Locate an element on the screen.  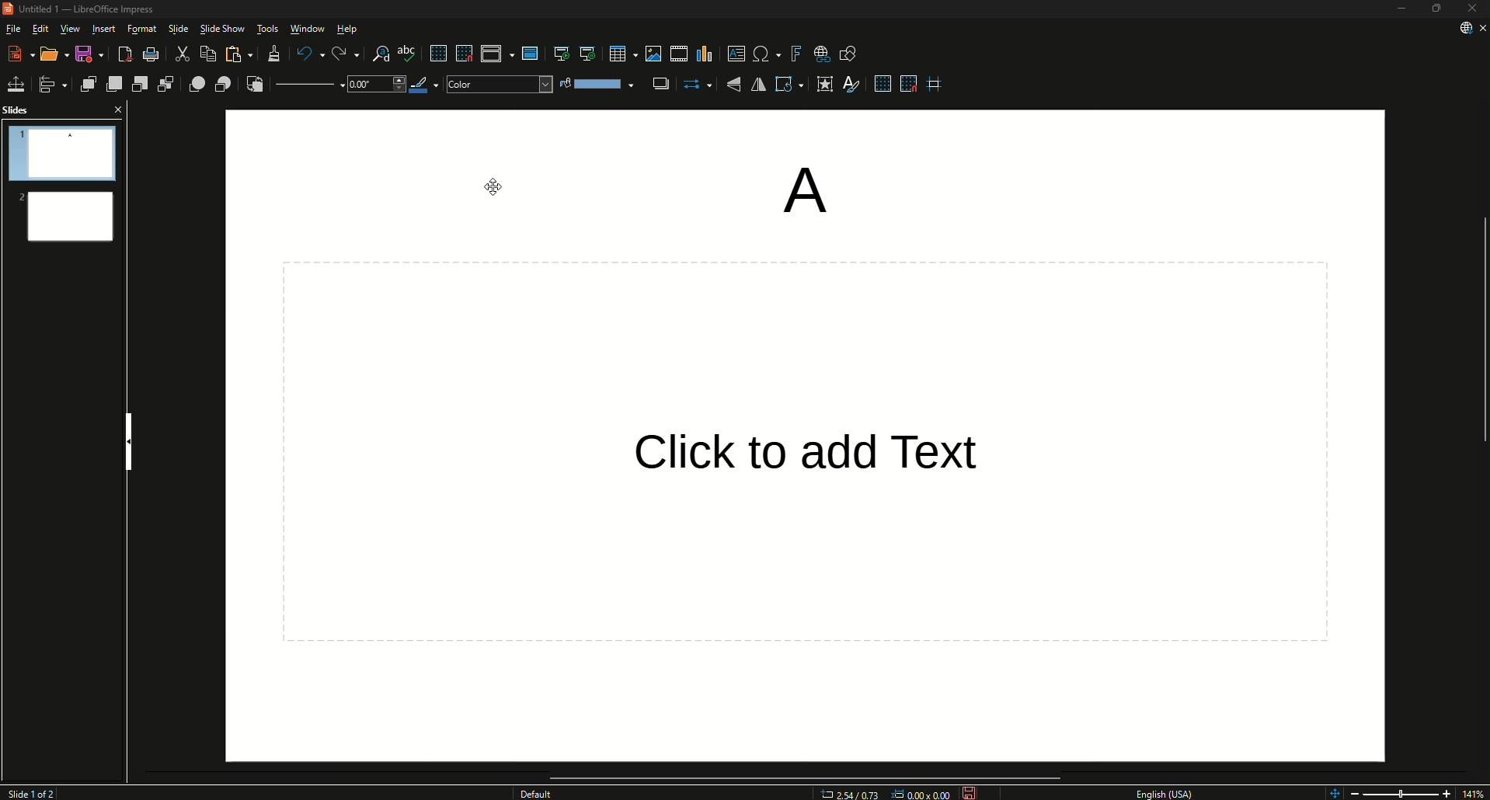
Hide is located at coordinates (131, 436).